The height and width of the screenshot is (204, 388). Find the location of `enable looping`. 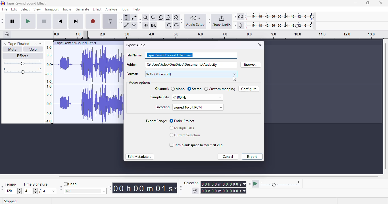

enable looping is located at coordinates (110, 21).